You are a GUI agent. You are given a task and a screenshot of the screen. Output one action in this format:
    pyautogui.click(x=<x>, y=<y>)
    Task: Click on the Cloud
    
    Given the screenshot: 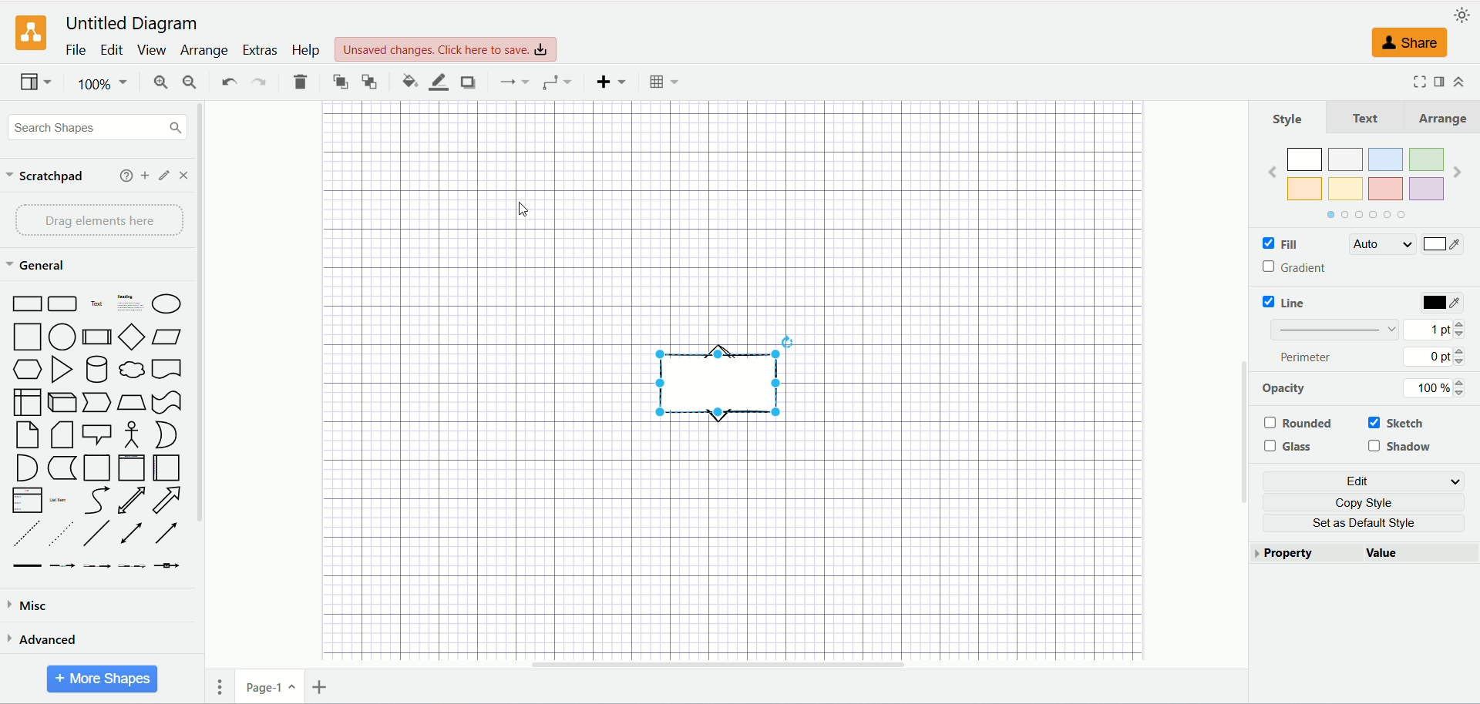 What is the action you would take?
    pyautogui.click(x=133, y=370)
    